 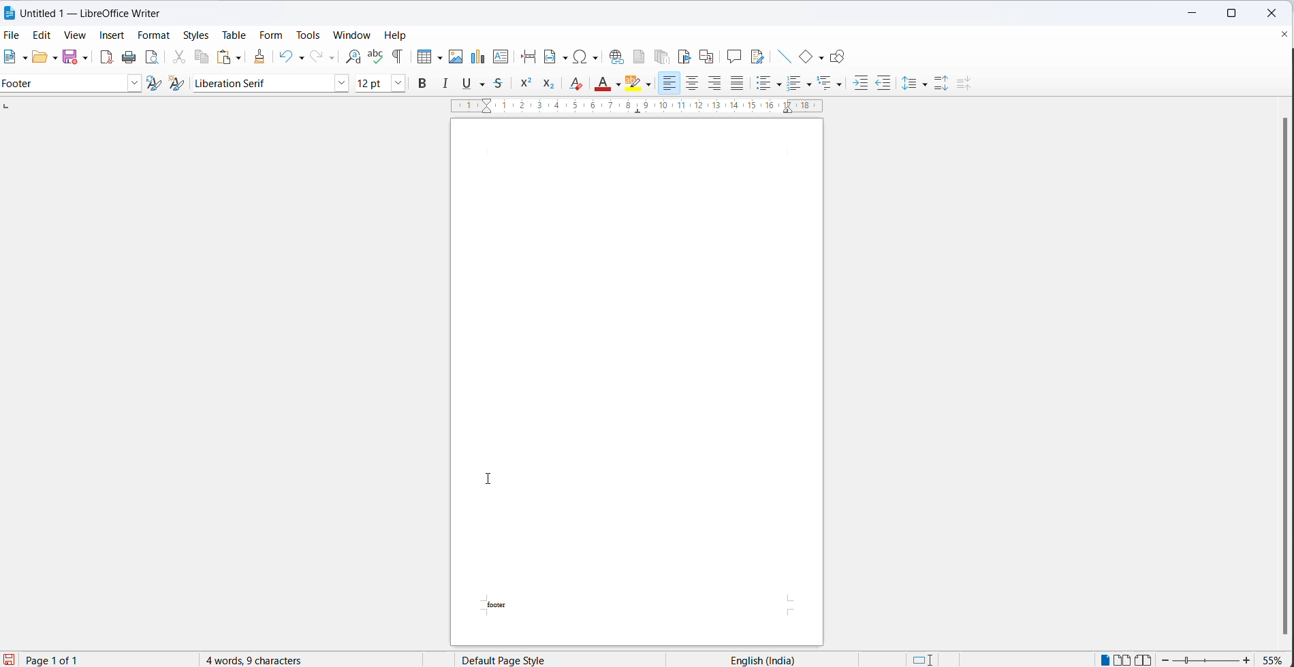 What do you see at coordinates (635, 83) in the screenshot?
I see `character highlighting icon` at bounding box center [635, 83].